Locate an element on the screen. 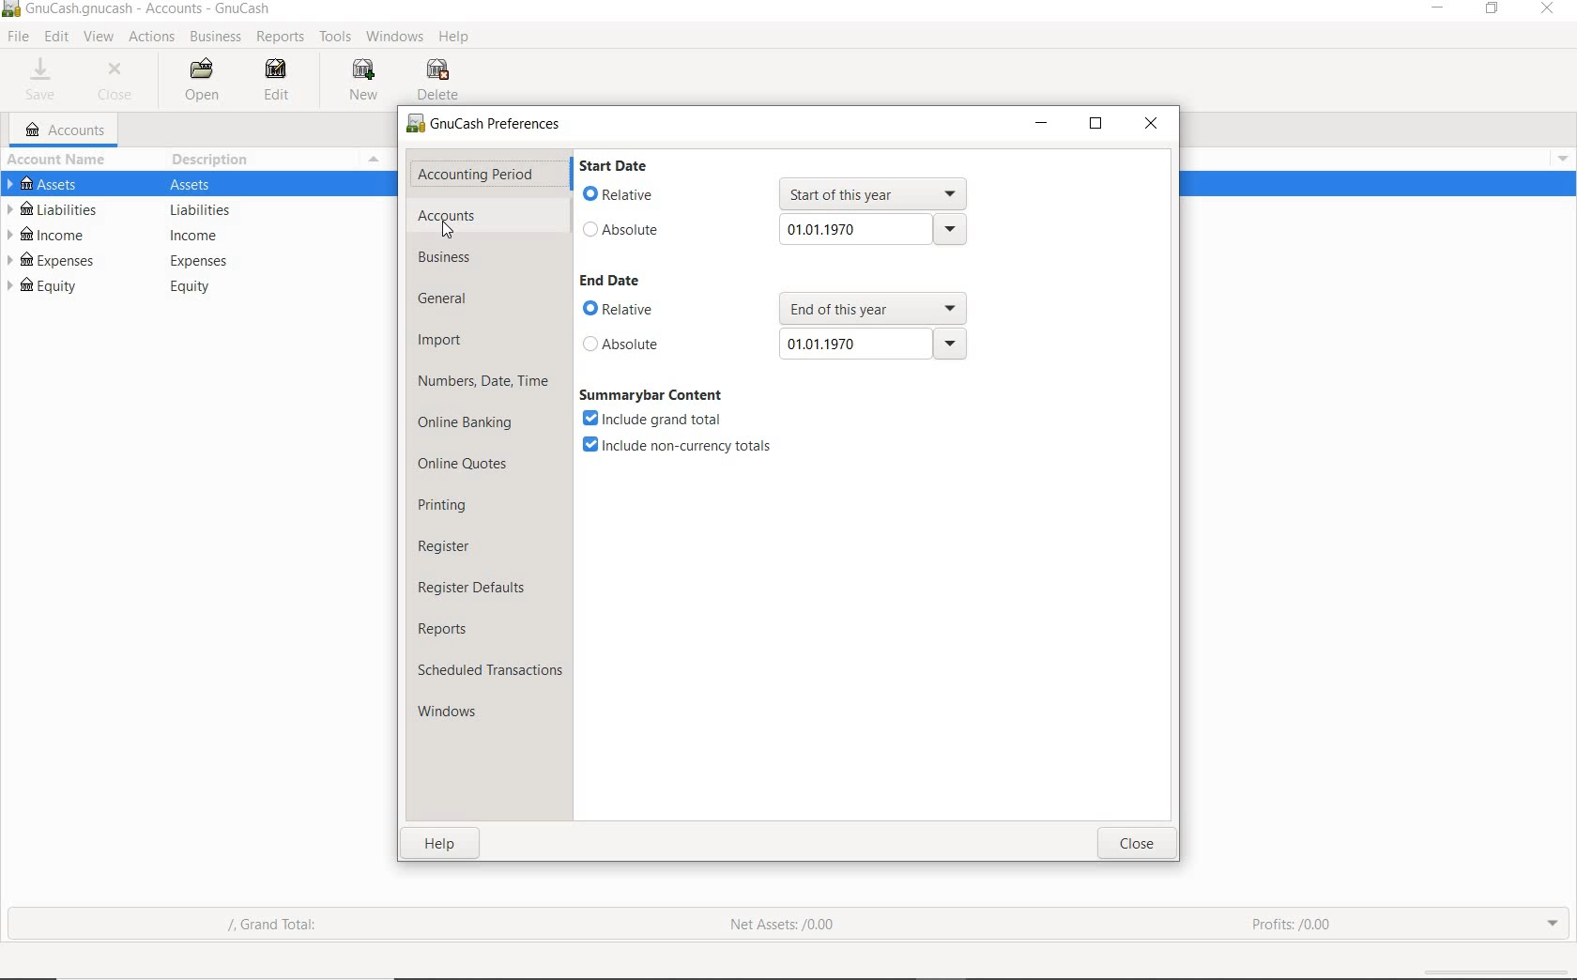 This screenshot has height=980, width=1577. EXPENSES is located at coordinates (53, 260).